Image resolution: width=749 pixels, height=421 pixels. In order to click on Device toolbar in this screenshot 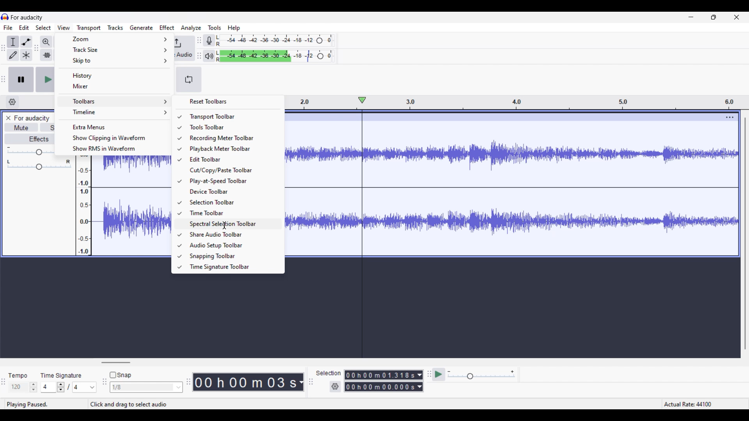, I will do `click(231, 191)`.